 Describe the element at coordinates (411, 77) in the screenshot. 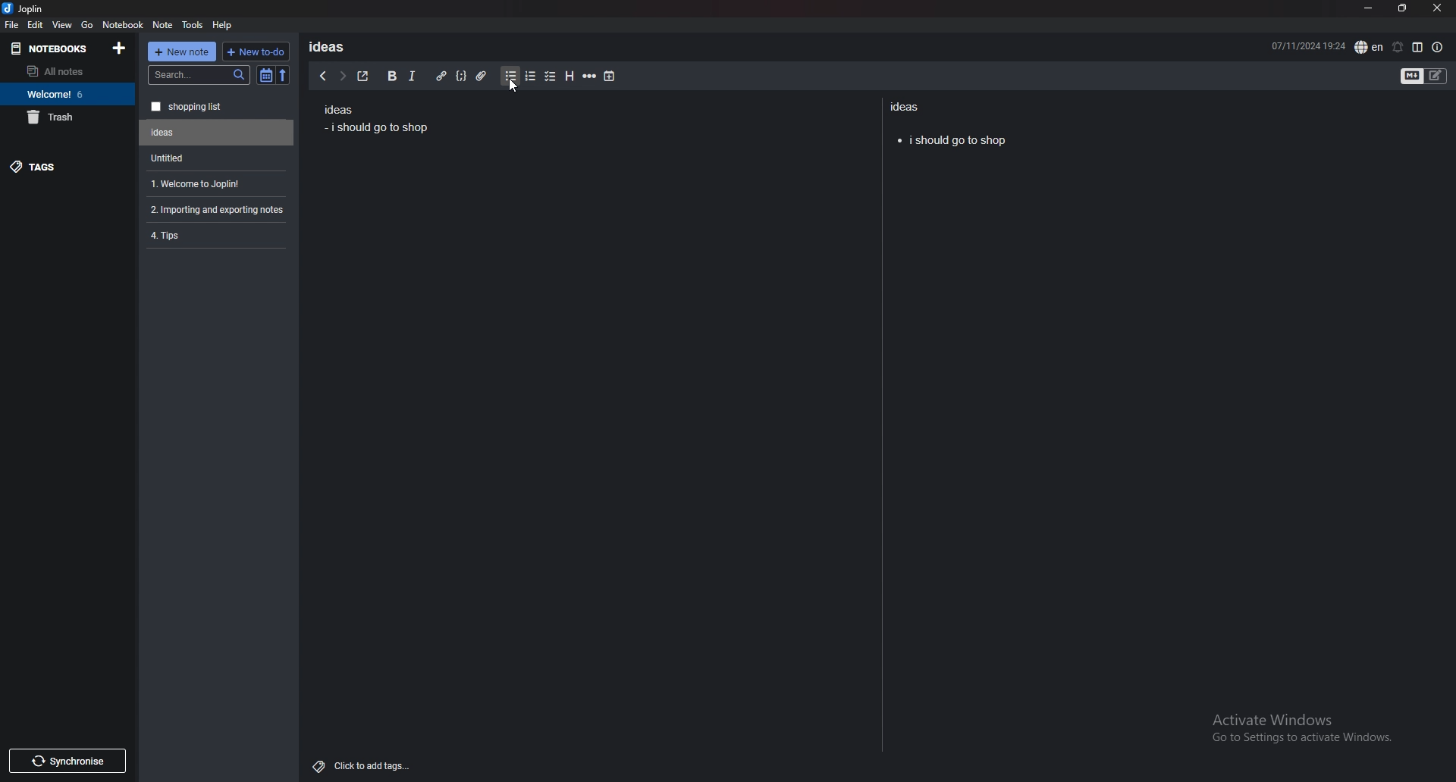

I see `italic` at that location.